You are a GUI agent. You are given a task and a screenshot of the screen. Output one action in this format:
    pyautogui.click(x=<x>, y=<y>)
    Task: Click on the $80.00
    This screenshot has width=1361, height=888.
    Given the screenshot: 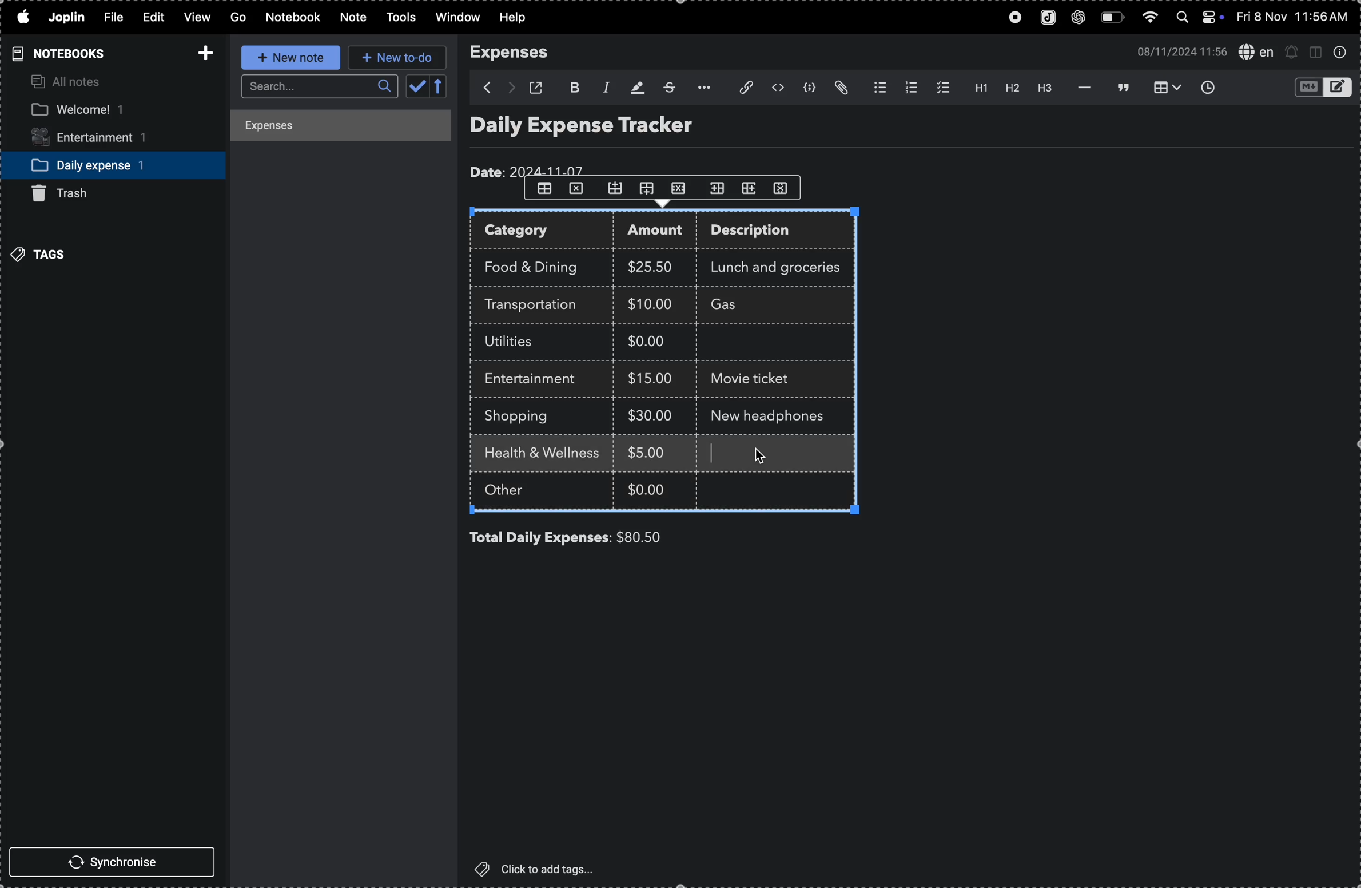 What is the action you would take?
    pyautogui.click(x=659, y=537)
    